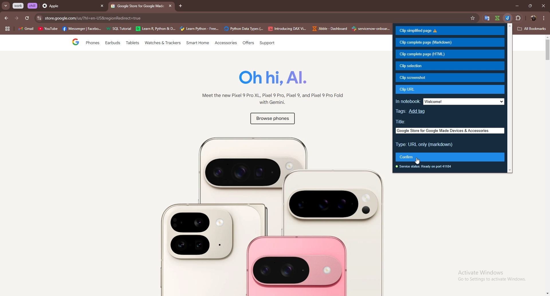  What do you see at coordinates (226, 43) in the screenshot?
I see `Accessories` at bounding box center [226, 43].